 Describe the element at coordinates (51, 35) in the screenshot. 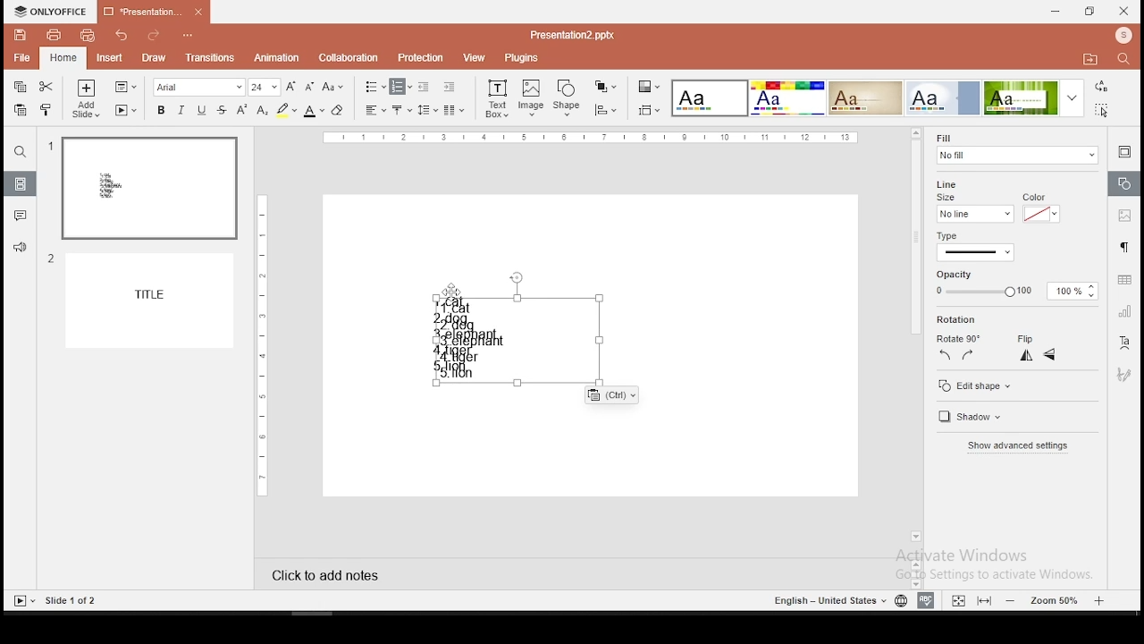

I see `print file` at that location.